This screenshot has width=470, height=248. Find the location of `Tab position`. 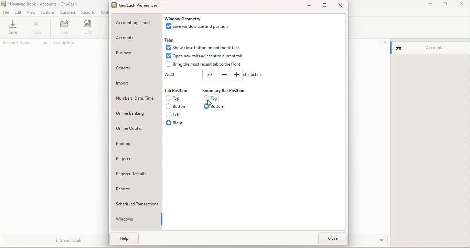

Tab position is located at coordinates (178, 91).